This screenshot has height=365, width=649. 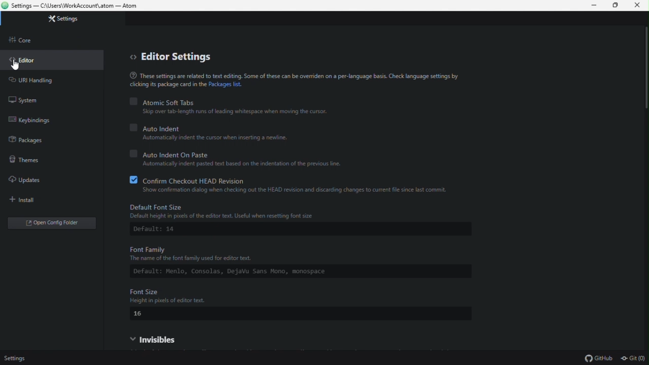 What do you see at coordinates (33, 42) in the screenshot?
I see `Core` at bounding box center [33, 42].